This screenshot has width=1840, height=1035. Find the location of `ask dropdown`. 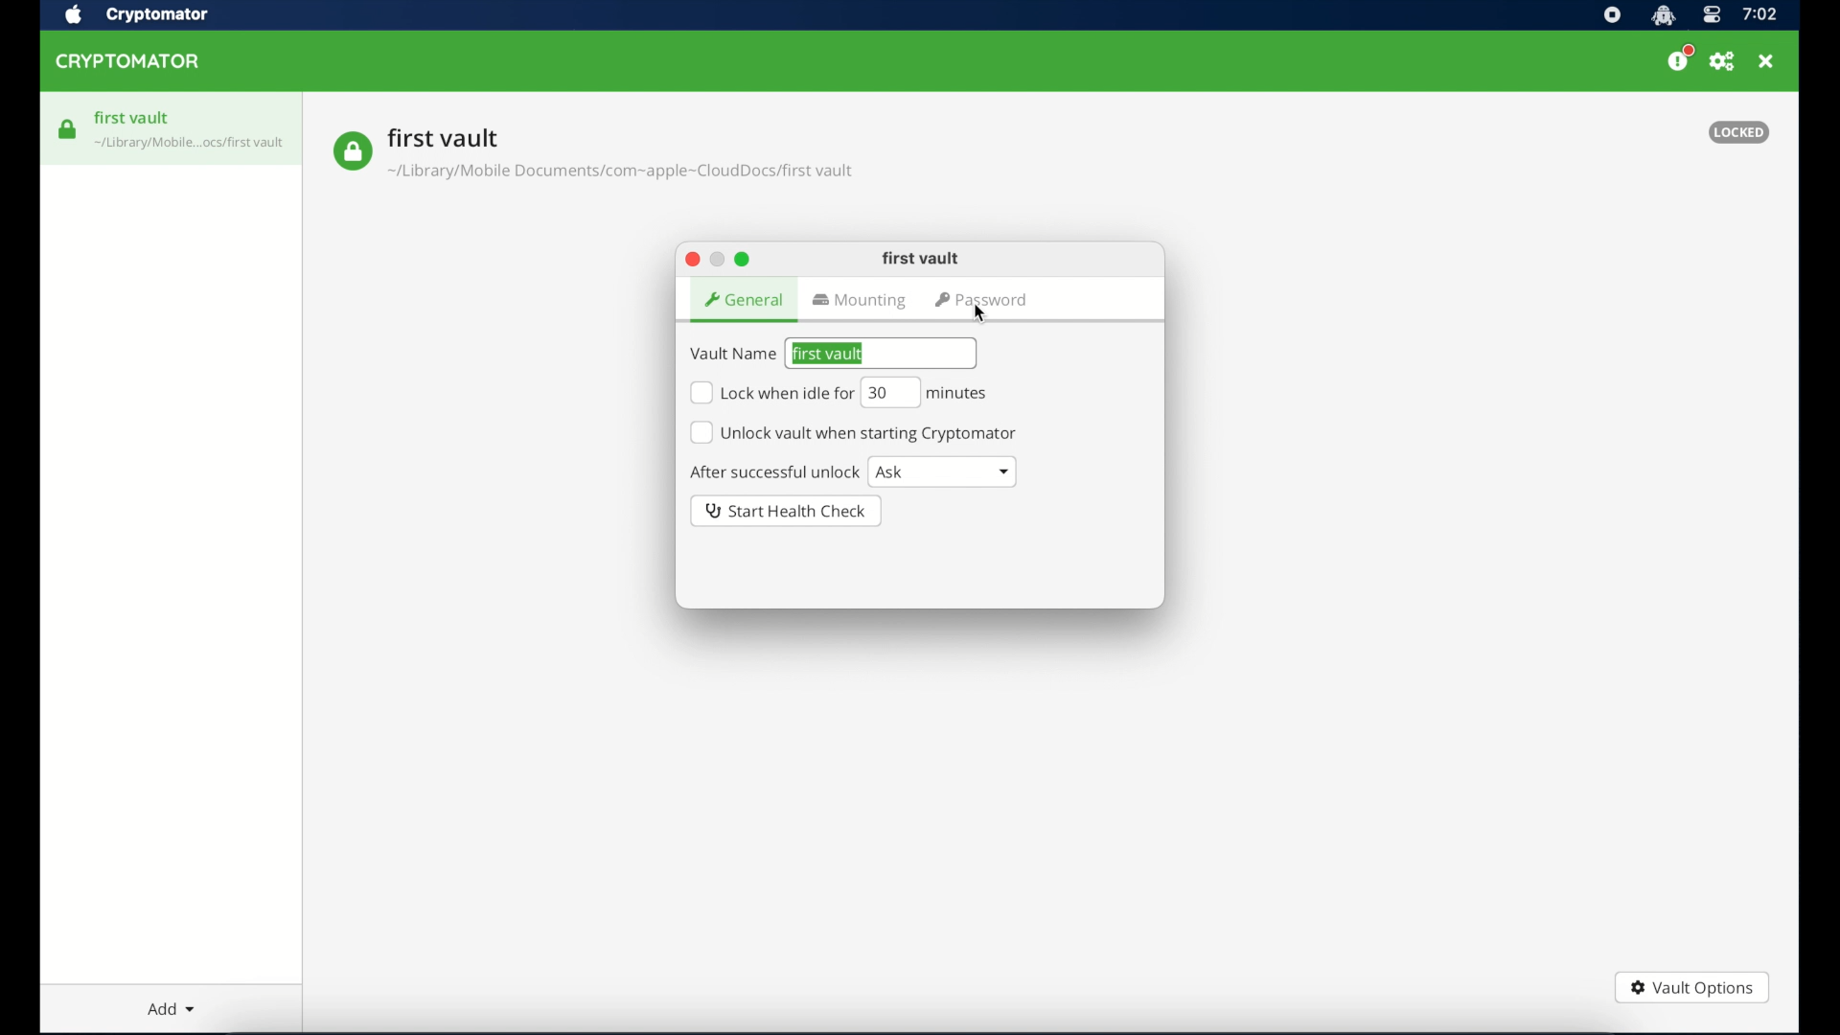

ask dropdown is located at coordinates (944, 472).